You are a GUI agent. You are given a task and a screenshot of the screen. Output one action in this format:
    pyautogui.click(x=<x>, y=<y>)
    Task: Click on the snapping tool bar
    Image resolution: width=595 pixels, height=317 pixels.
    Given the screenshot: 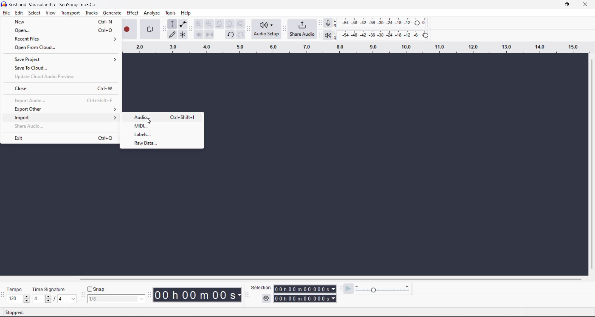 What is the action you would take?
    pyautogui.click(x=82, y=295)
    